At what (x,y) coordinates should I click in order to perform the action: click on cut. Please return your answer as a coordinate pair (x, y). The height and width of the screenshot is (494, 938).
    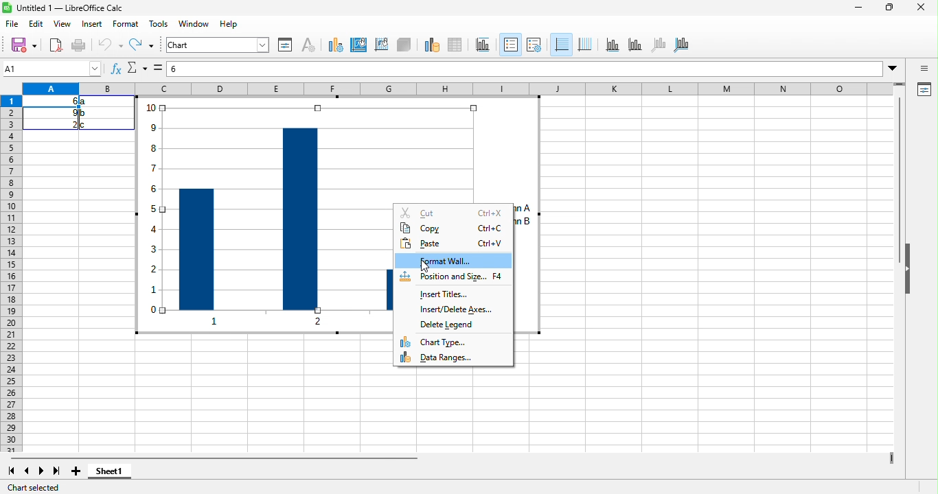
    Looking at the image, I should click on (452, 211).